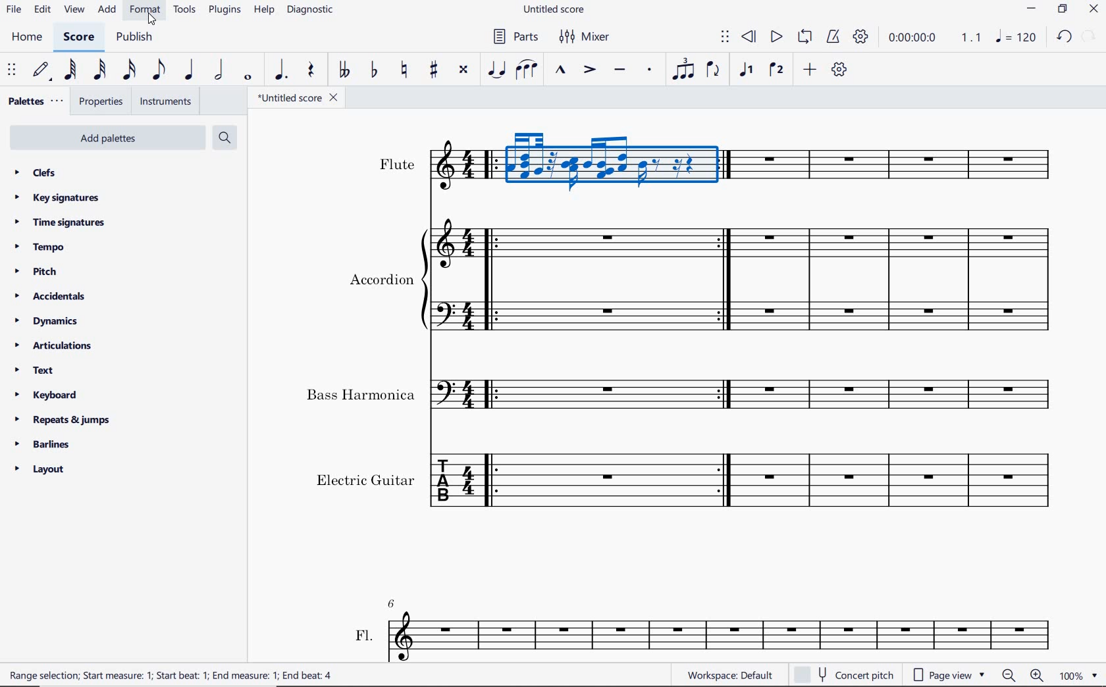 This screenshot has width=1106, height=687. What do you see at coordinates (1065, 36) in the screenshot?
I see `UNDO` at bounding box center [1065, 36].